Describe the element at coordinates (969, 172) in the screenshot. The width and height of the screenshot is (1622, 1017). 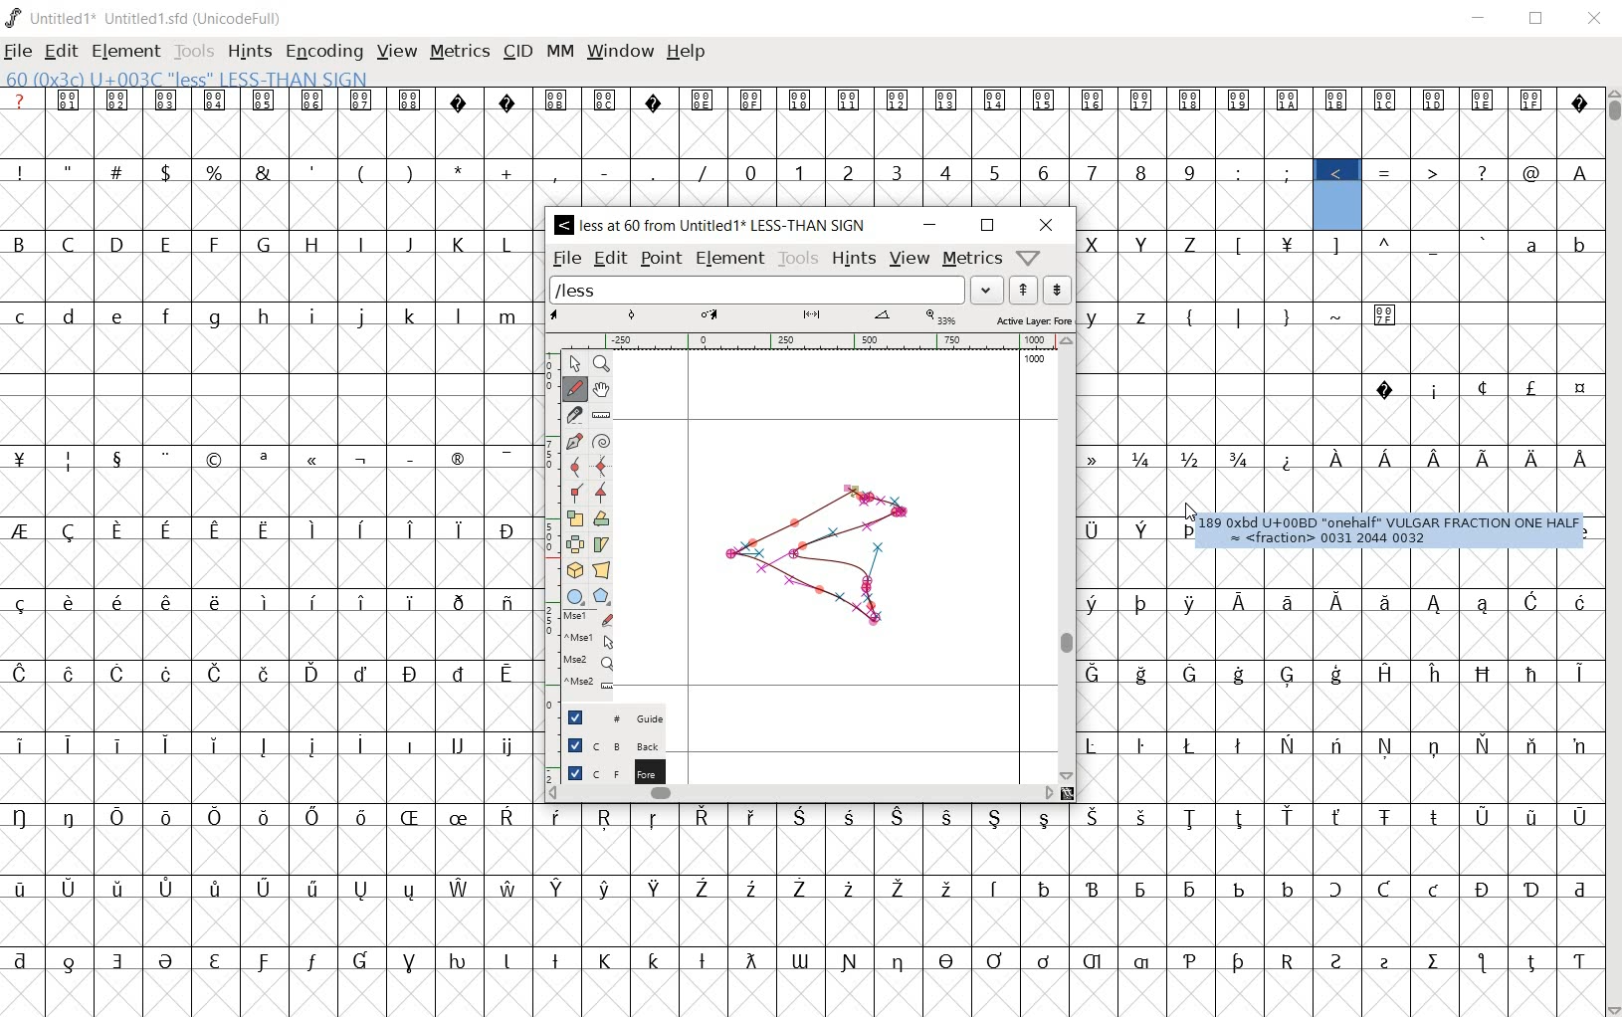
I see `number 0 - 9` at that location.